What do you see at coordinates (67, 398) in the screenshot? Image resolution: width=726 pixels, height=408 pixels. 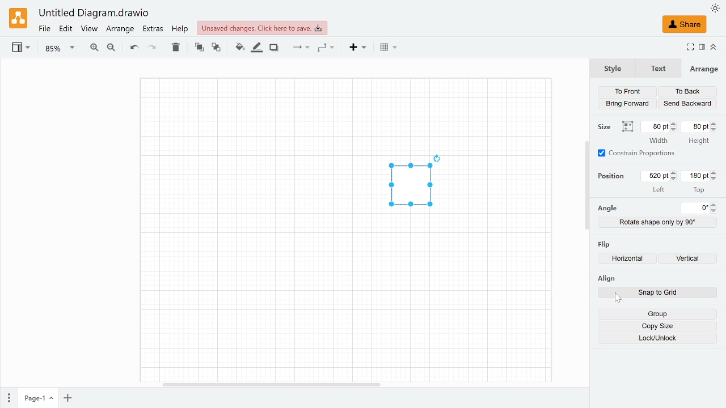 I see `Add page` at bounding box center [67, 398].